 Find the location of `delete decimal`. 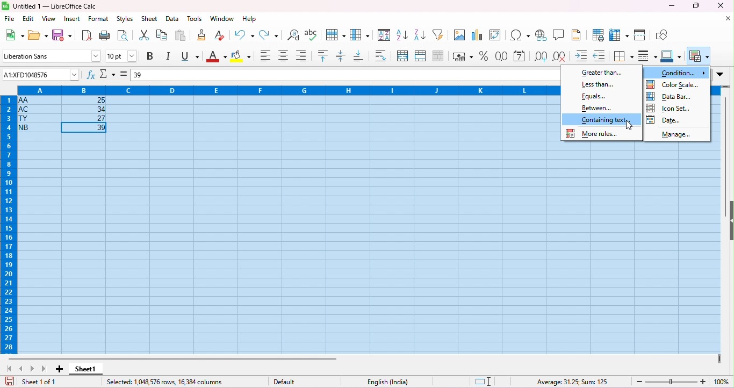

delete decimal is located at coordinates (560, 57).